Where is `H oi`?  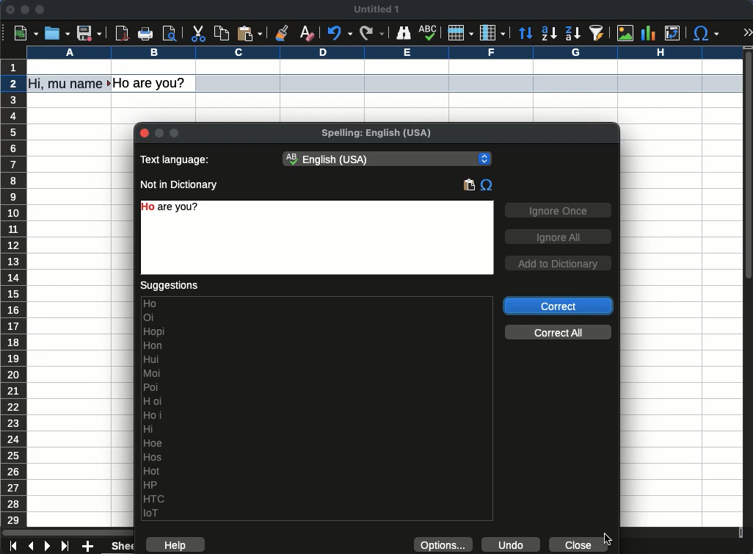
H oi is located at coordinates (153, 401).